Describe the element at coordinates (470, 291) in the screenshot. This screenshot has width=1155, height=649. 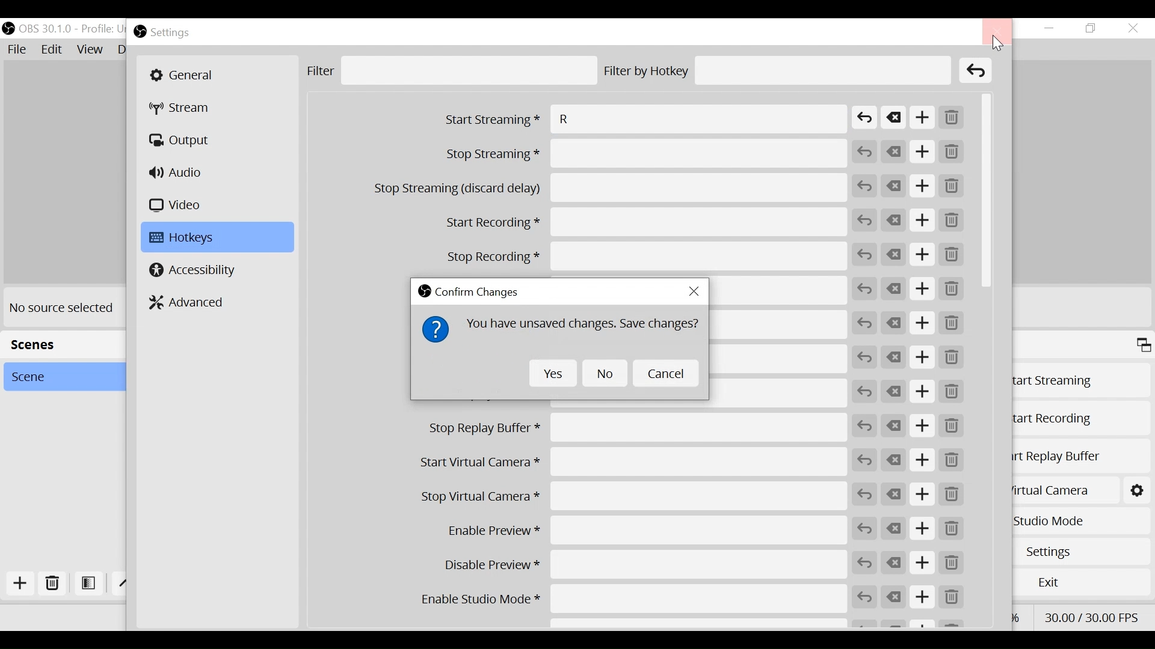
I see `Confirm Changes` at that location.